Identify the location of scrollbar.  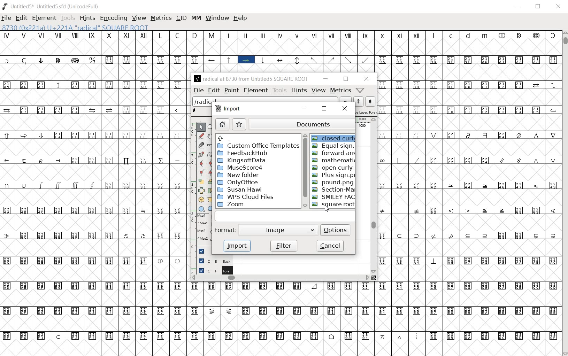
(281, 278).